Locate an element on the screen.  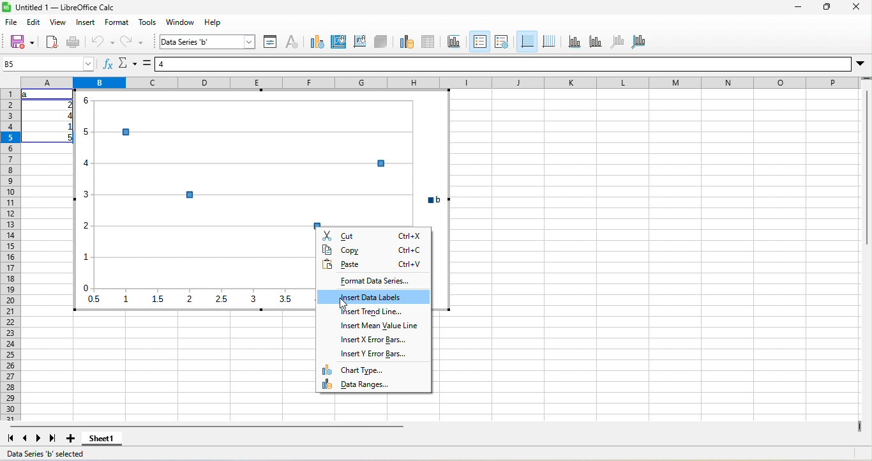
Untitled 1 — LibreOffice Calc is located at coordinates (65, 7).